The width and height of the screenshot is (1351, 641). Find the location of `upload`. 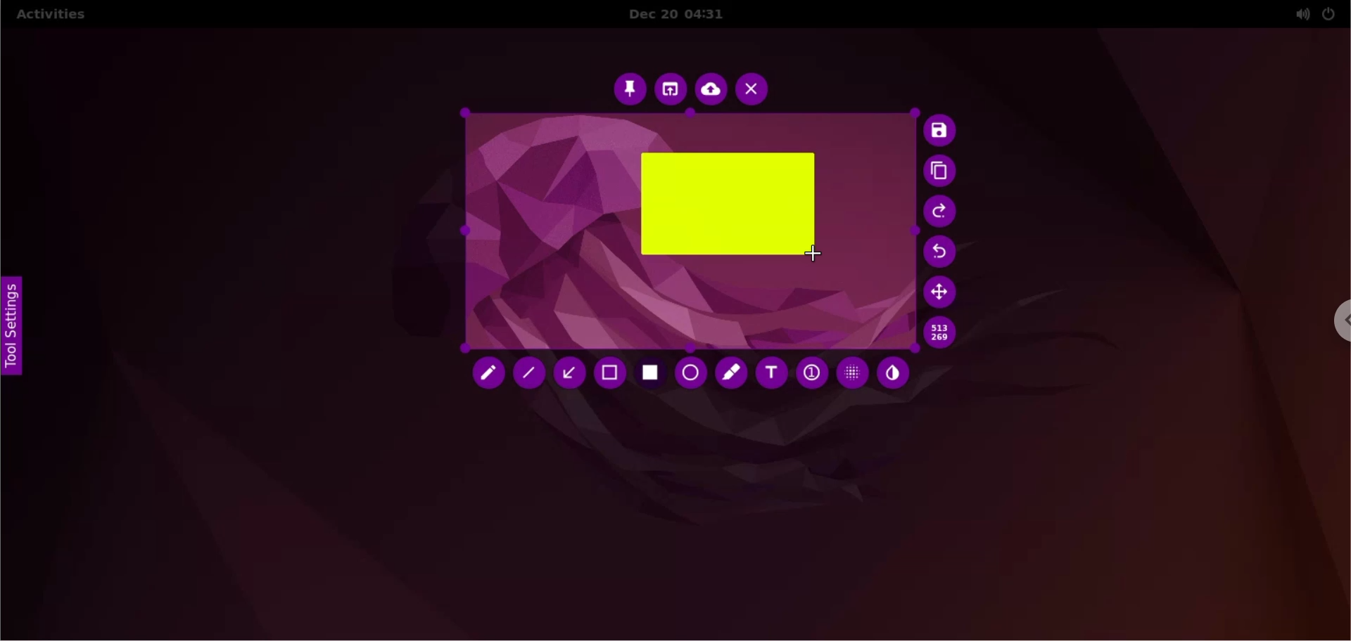

upload is located at coordinates (711, 89).